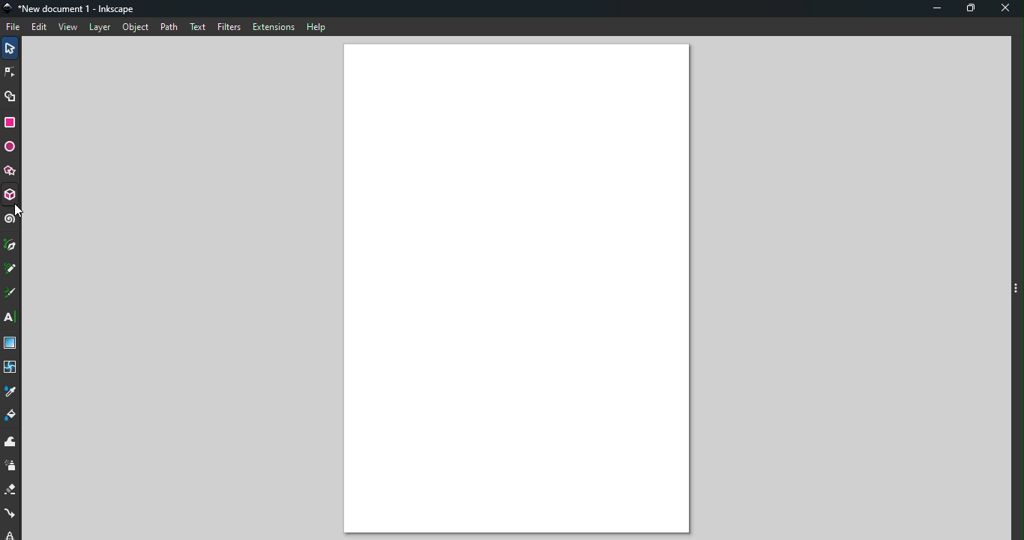 The height and width of the screenshot is (540, 1024). I want to click on Eraser tool, so click(11, 491).